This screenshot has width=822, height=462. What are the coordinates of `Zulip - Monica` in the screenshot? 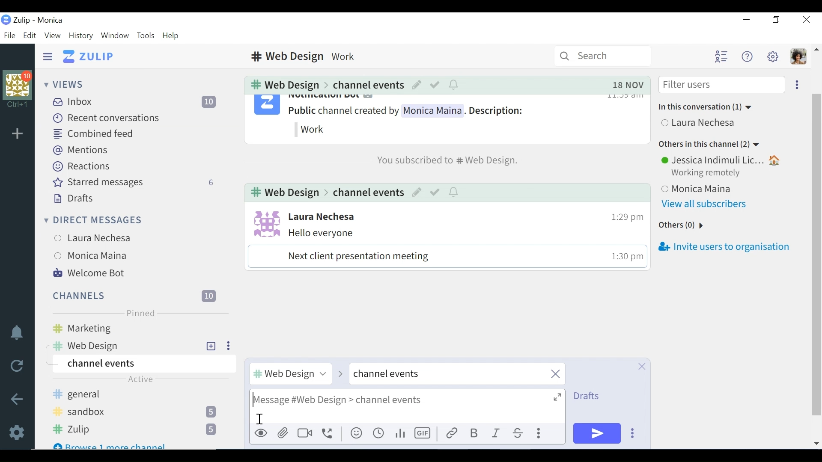 It's located at (39, 20).